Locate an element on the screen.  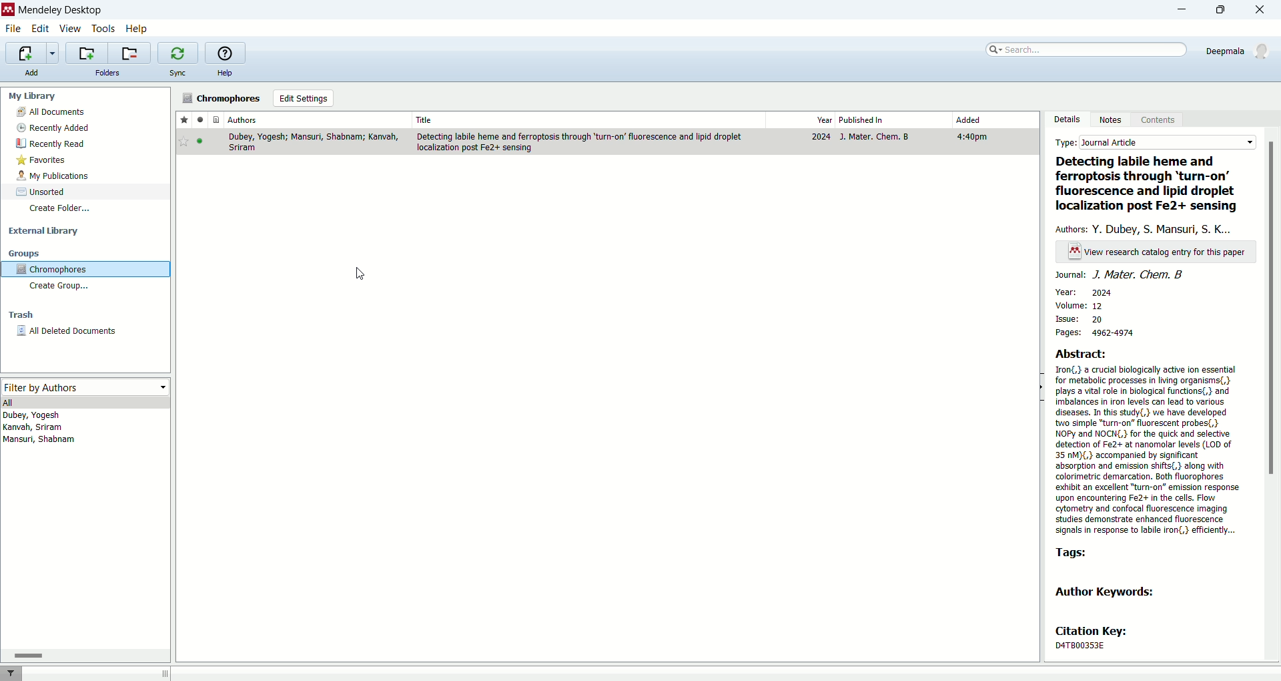
help is located at coordinates (226, 73).